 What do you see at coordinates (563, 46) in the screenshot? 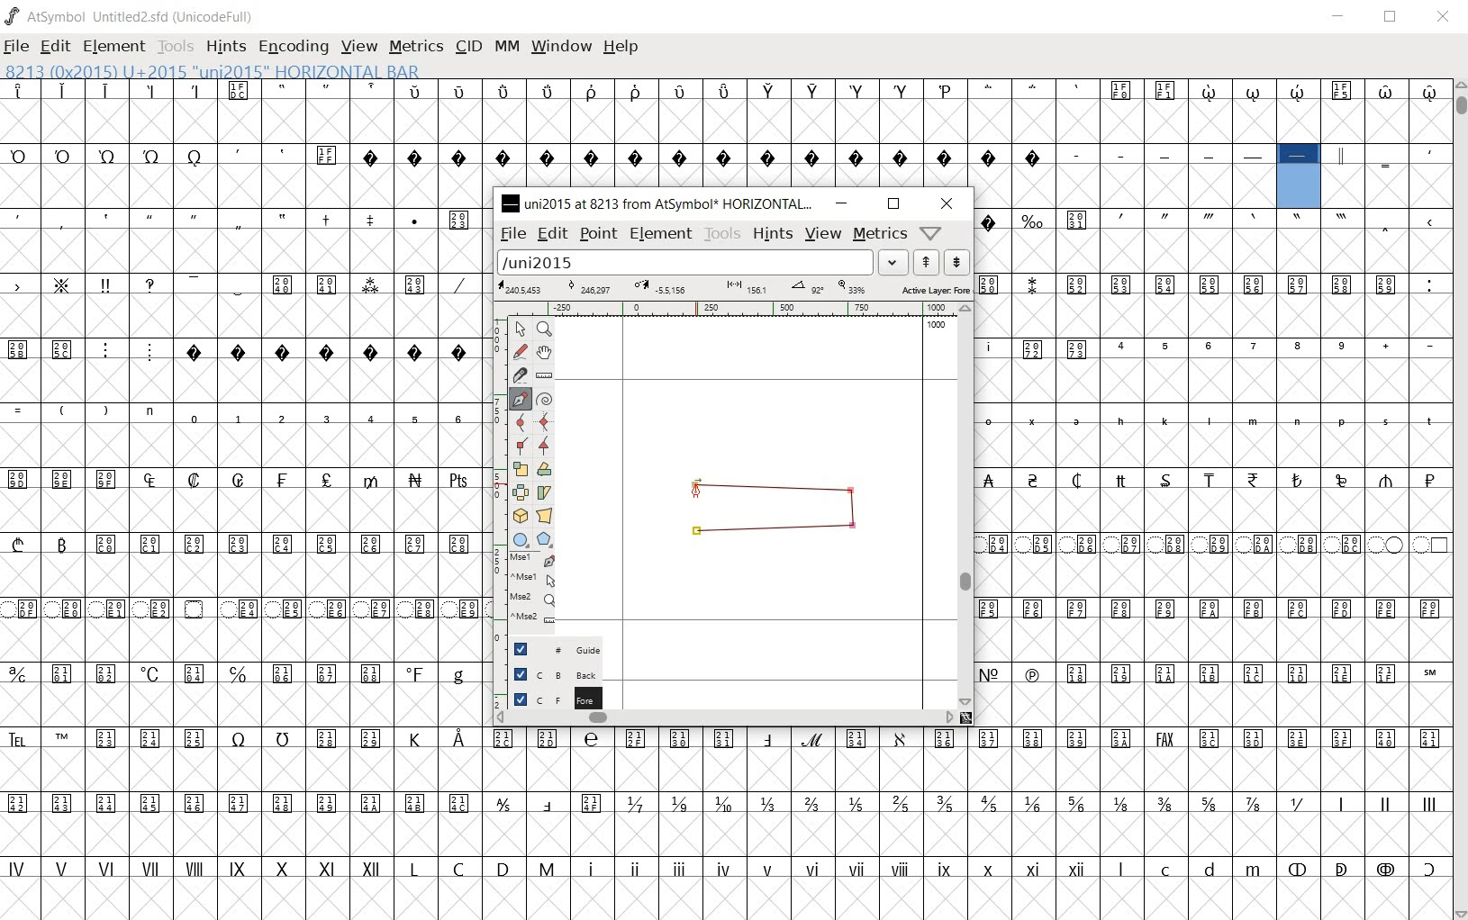
I see `WINDOW` at bounding box center [563, 46].